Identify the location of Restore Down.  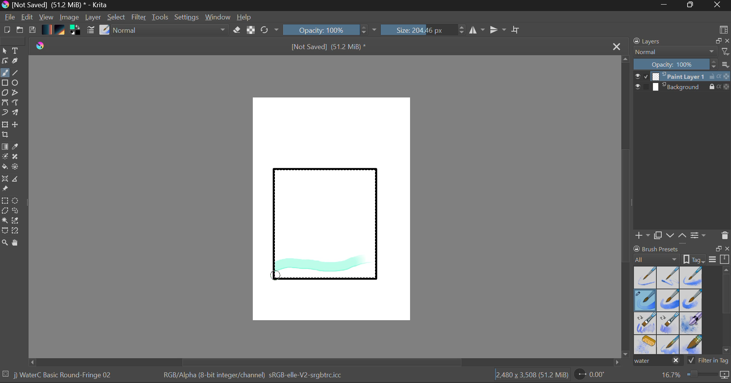
(667, 5).